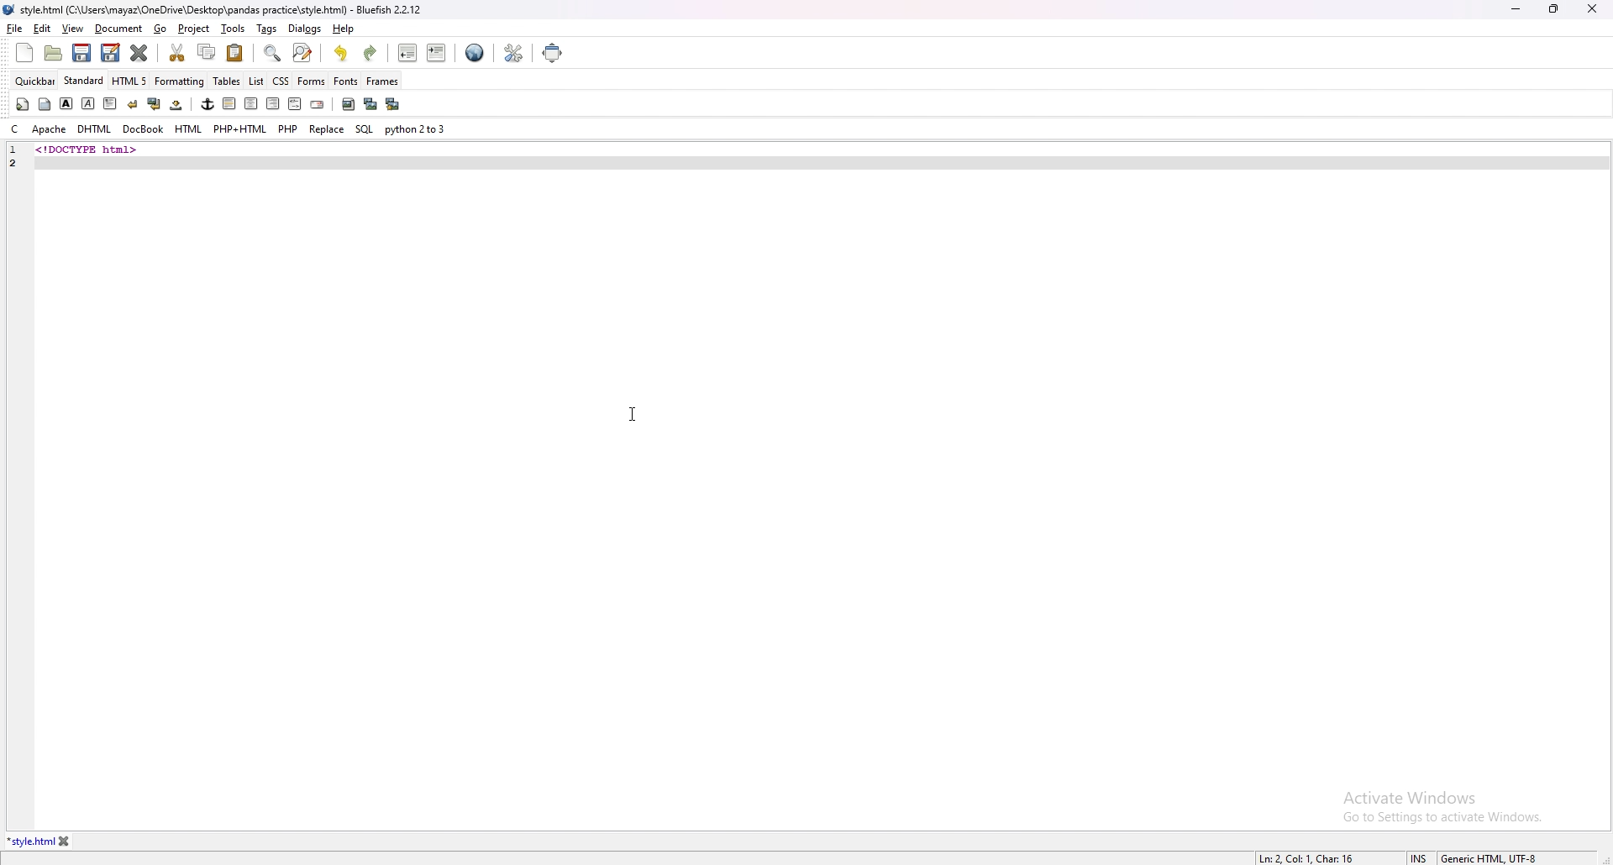  What do you see at coordinates (302, 52) in the screenshot?
I see `advanced find and replace` at bounding box center [302, 52].